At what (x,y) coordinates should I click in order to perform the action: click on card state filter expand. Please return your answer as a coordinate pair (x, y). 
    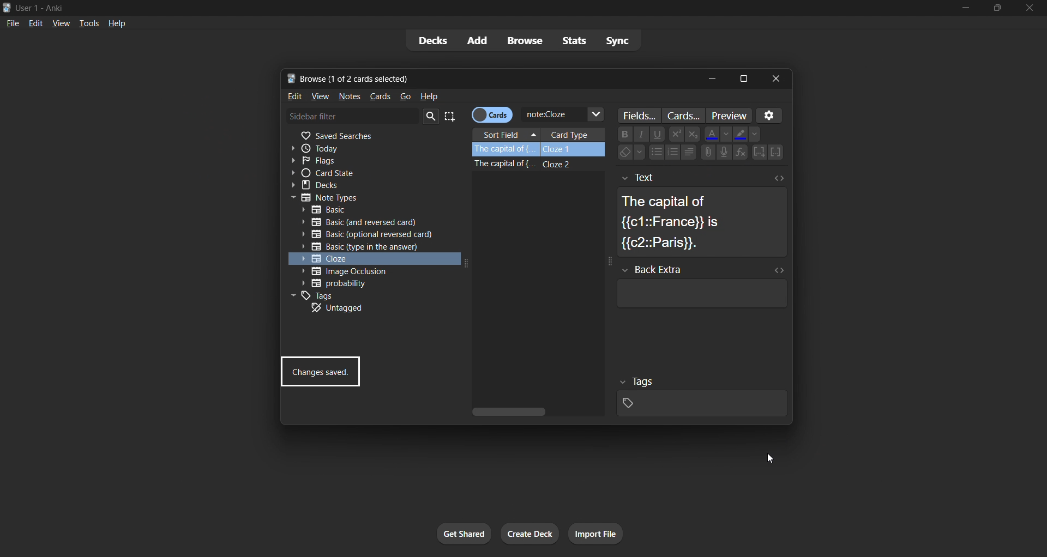
    Looking at the image, I should click on (369, 174).